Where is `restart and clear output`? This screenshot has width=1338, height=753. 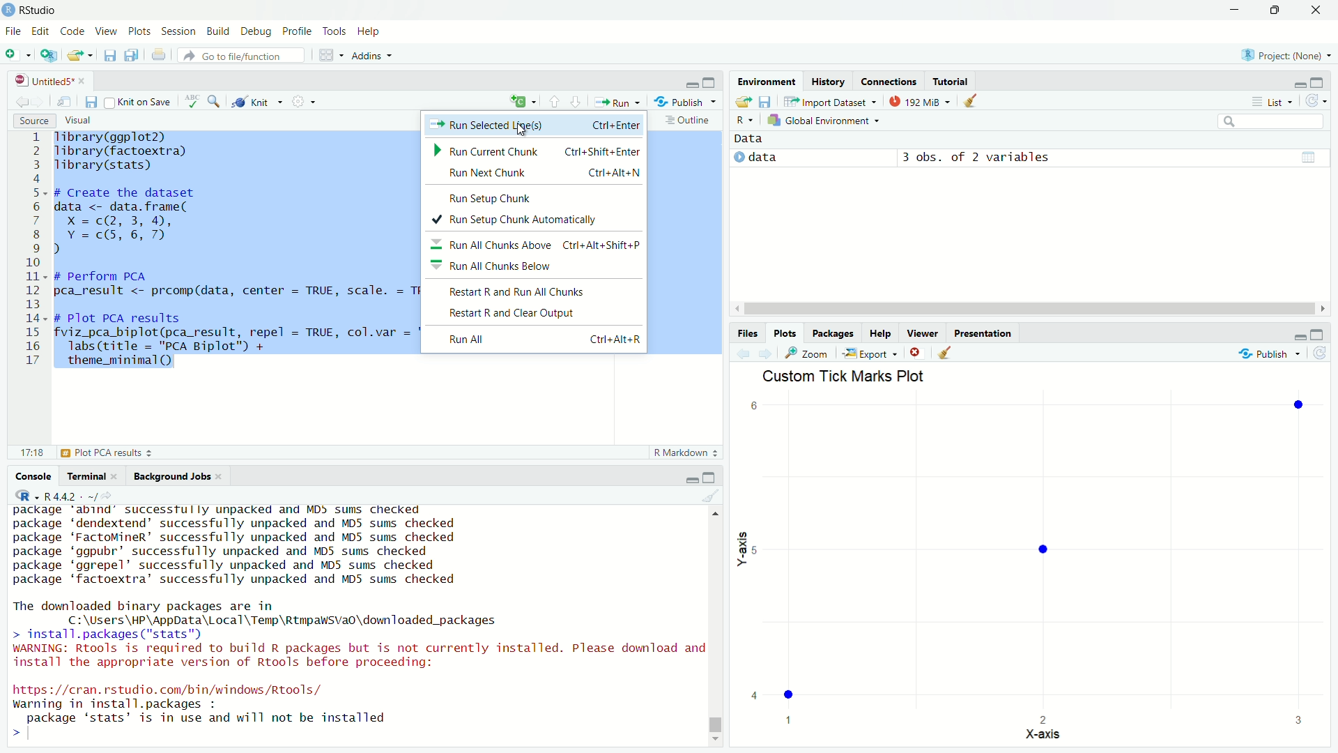
restart and clear output is located at coordinates (535, 312).